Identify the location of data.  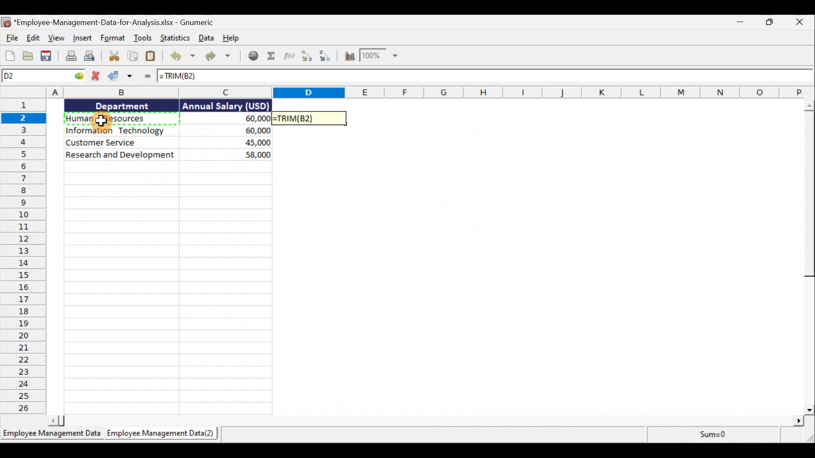
(251, 129).